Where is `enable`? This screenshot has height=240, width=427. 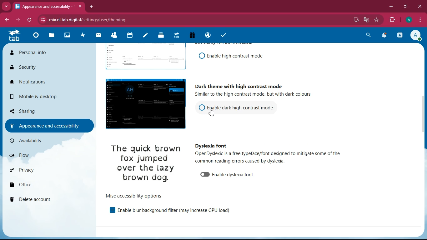 enable is located at coordinates (109, 210).